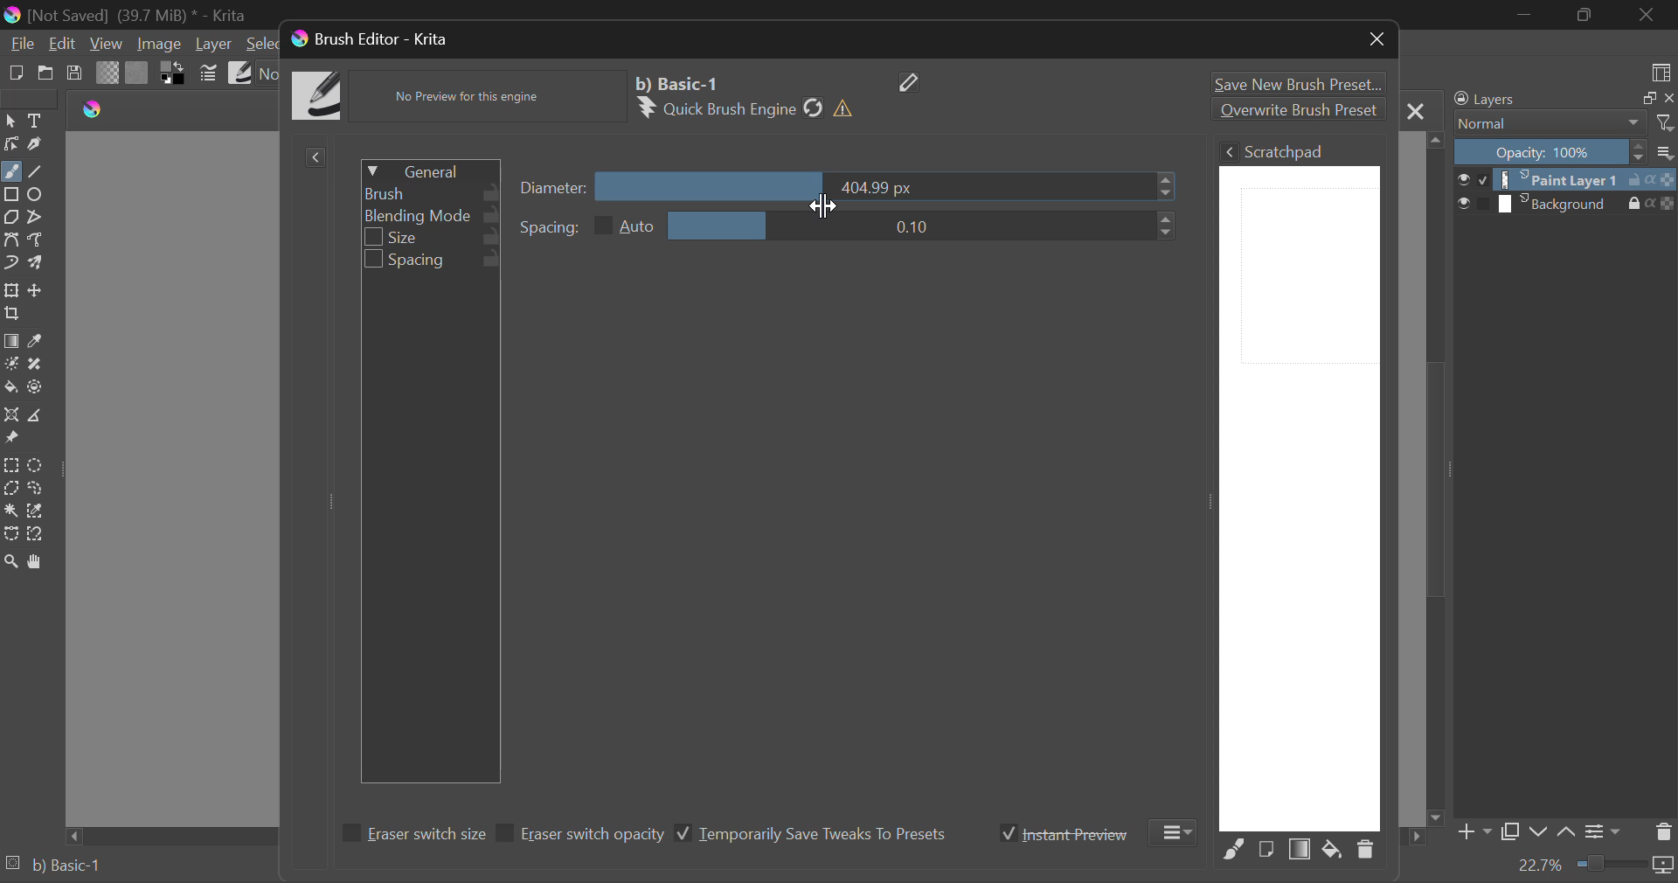 The height and width of the screenshot is (883, 1678). What do you see at coordinates (12, 196) in the screenshot?
I see `Rectangle` at bounding box center [12, 196].